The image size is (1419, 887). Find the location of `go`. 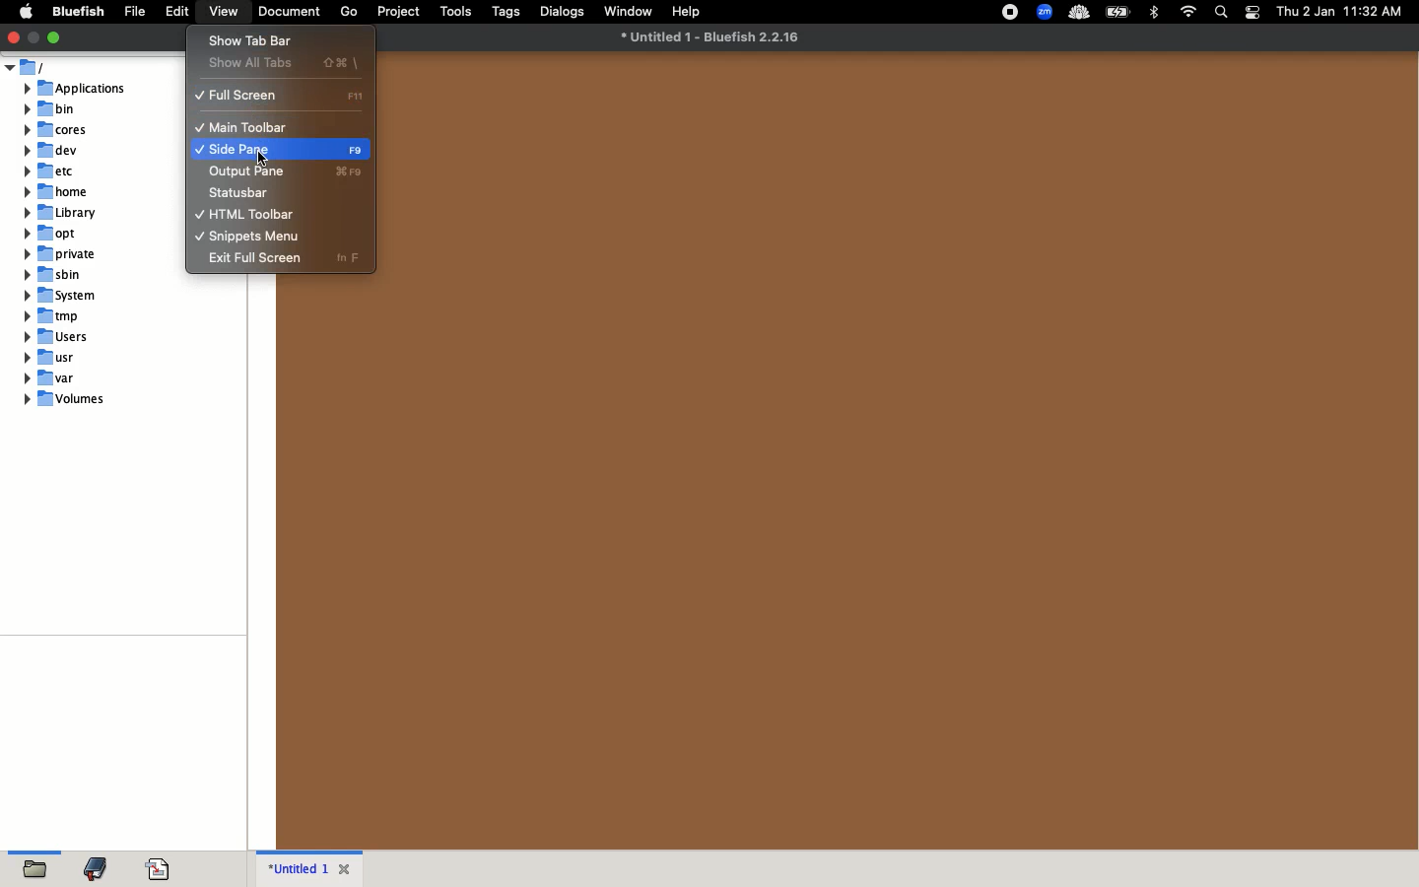

go is located at coordinates (349, 12).